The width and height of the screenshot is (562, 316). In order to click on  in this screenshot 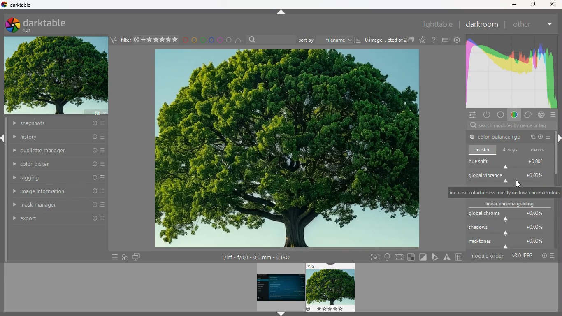, I will do `click(552, 5)`.